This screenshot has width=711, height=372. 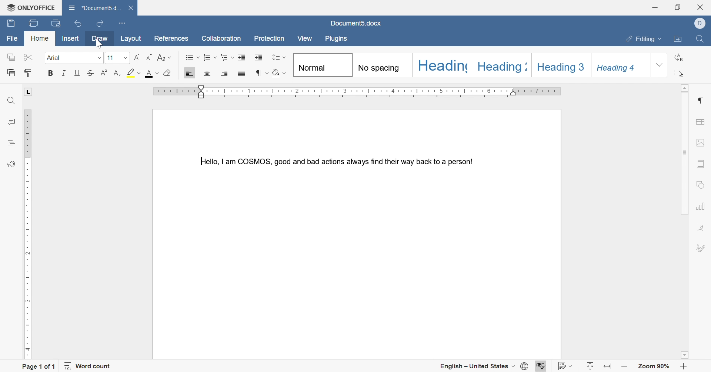 I want to click on text art settings, so click(x=700, y=229).